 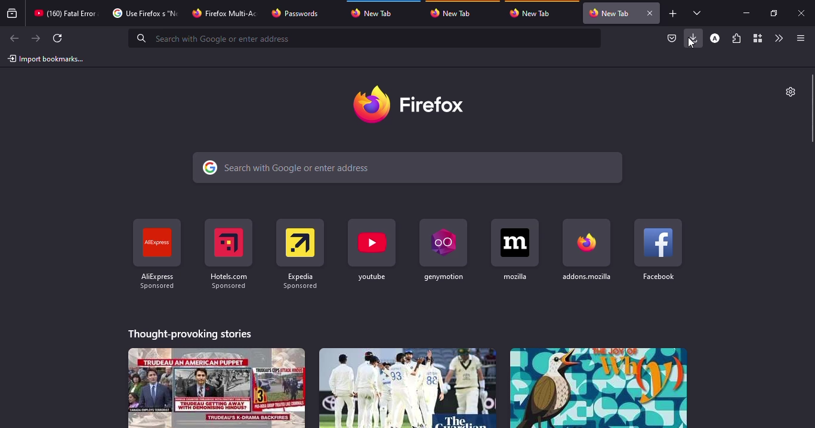 I want to click on tab, so click(x=454, y=13).